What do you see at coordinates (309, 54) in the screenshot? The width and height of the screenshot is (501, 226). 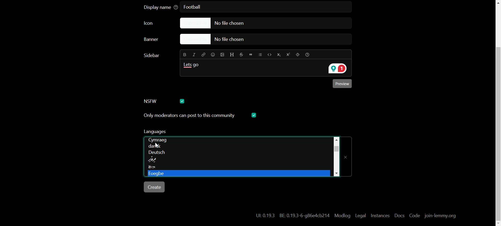 I see `Formatting Help` at bounding box center [309, 54].